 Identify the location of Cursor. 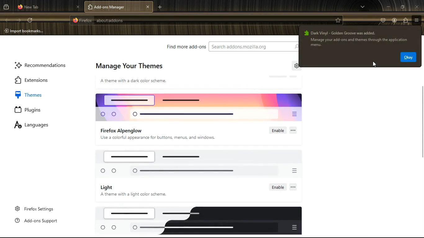
(375, 64).